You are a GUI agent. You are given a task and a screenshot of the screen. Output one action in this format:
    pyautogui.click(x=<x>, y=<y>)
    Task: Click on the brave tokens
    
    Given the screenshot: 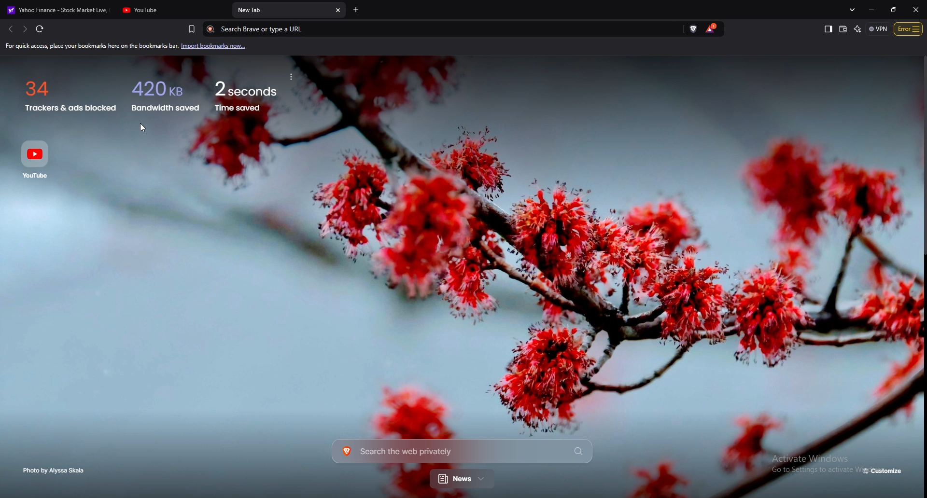 What is the action you would take?
    pyautogui.click(x=712, y=28)
    